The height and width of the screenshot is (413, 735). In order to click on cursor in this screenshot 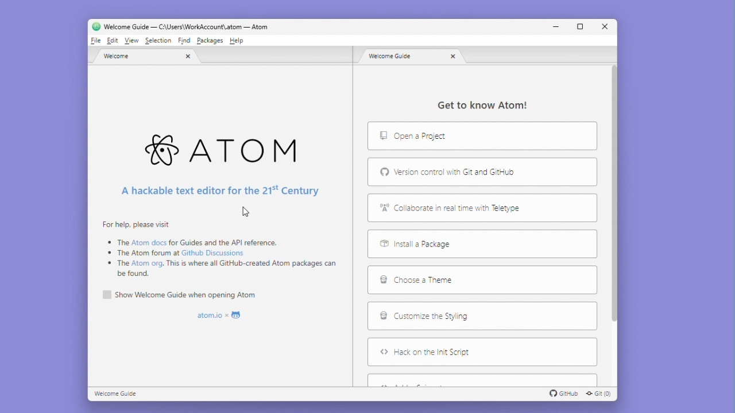, I will do `click(247, 212)`.